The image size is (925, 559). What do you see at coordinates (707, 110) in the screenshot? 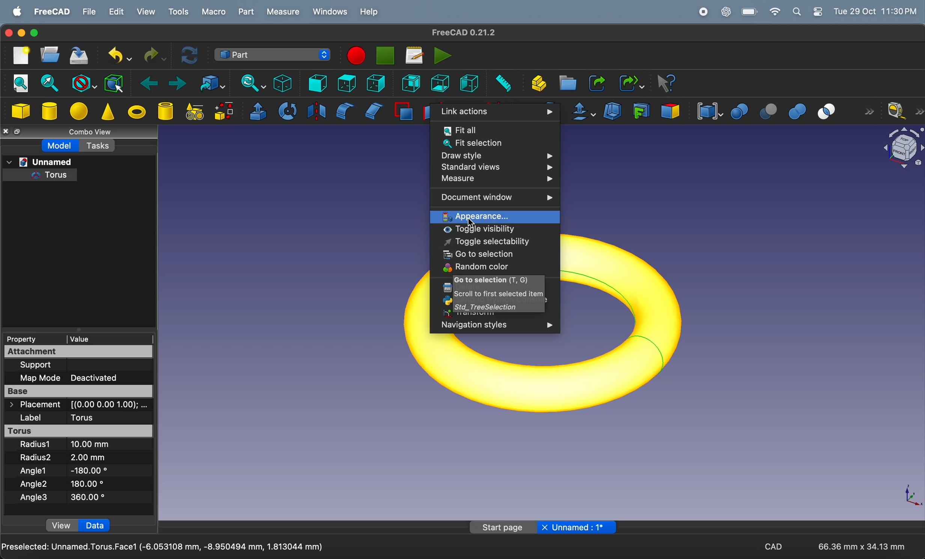
I see `compound tools` at bounding box center [707, 110].